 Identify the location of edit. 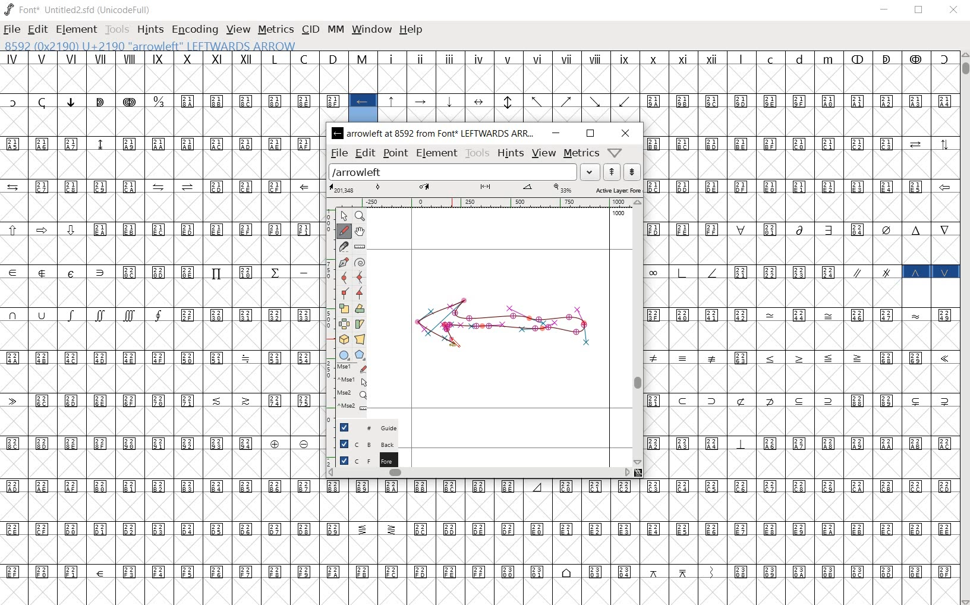
(364, 153).